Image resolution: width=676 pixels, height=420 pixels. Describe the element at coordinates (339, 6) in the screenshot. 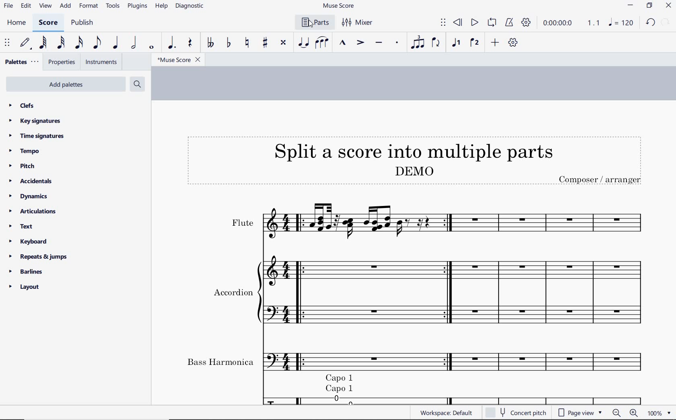

I see `file name` at that location.